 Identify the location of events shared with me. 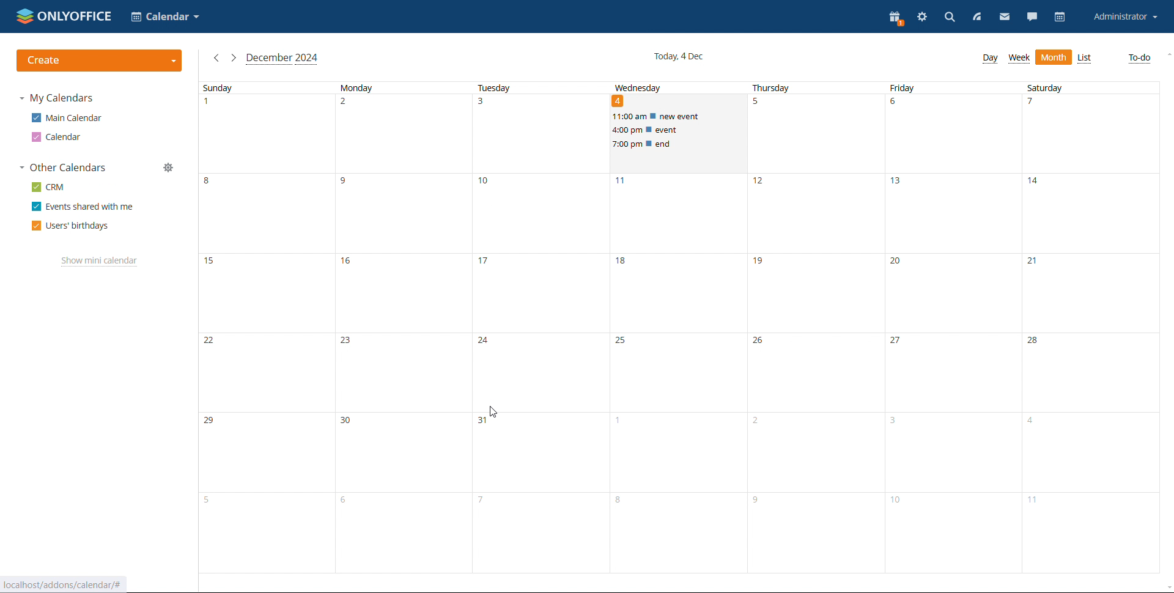
(83, 207).